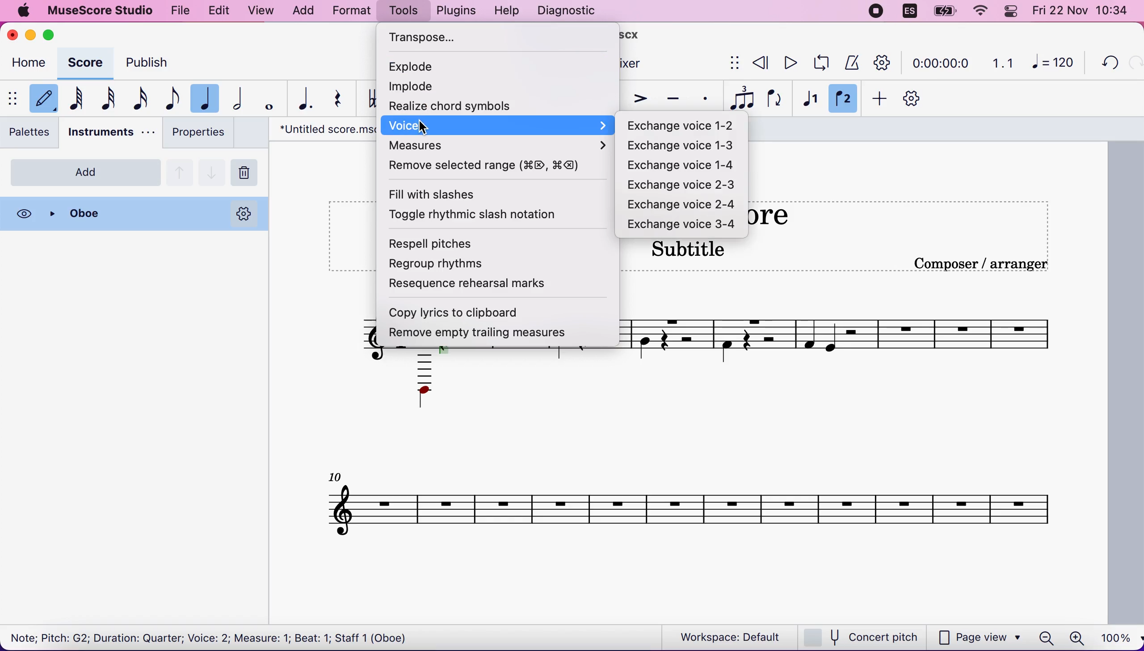 The image size is (1144, 651). Describe the element at coordinates (721, 636) in the screenshot. I see `workspace: default` at that location.